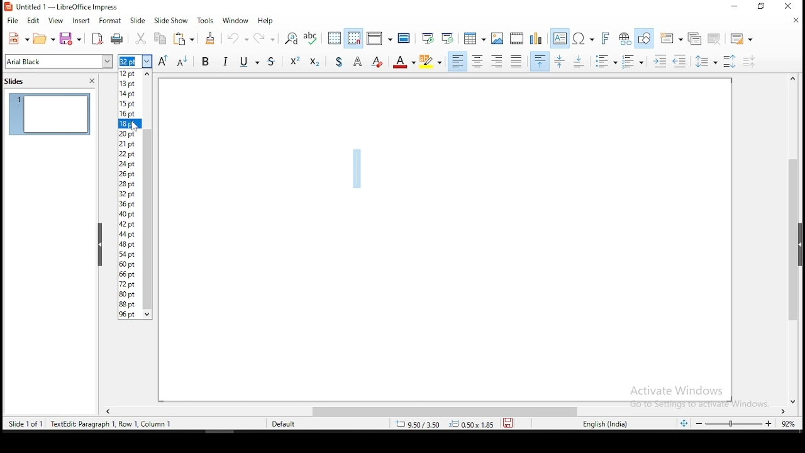  What do you see at coordinates (560, 38) in the screenshot?
I see `text box` at bounding box center [560, 38].